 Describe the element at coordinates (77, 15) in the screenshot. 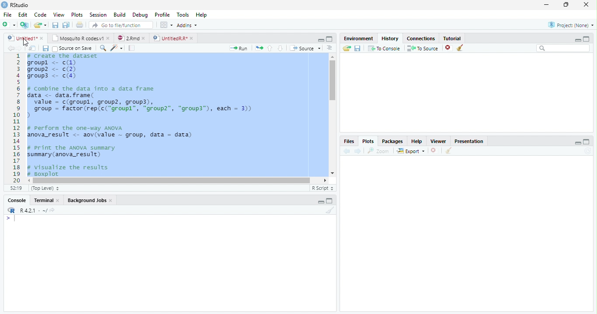

I see `Plots` at that location.